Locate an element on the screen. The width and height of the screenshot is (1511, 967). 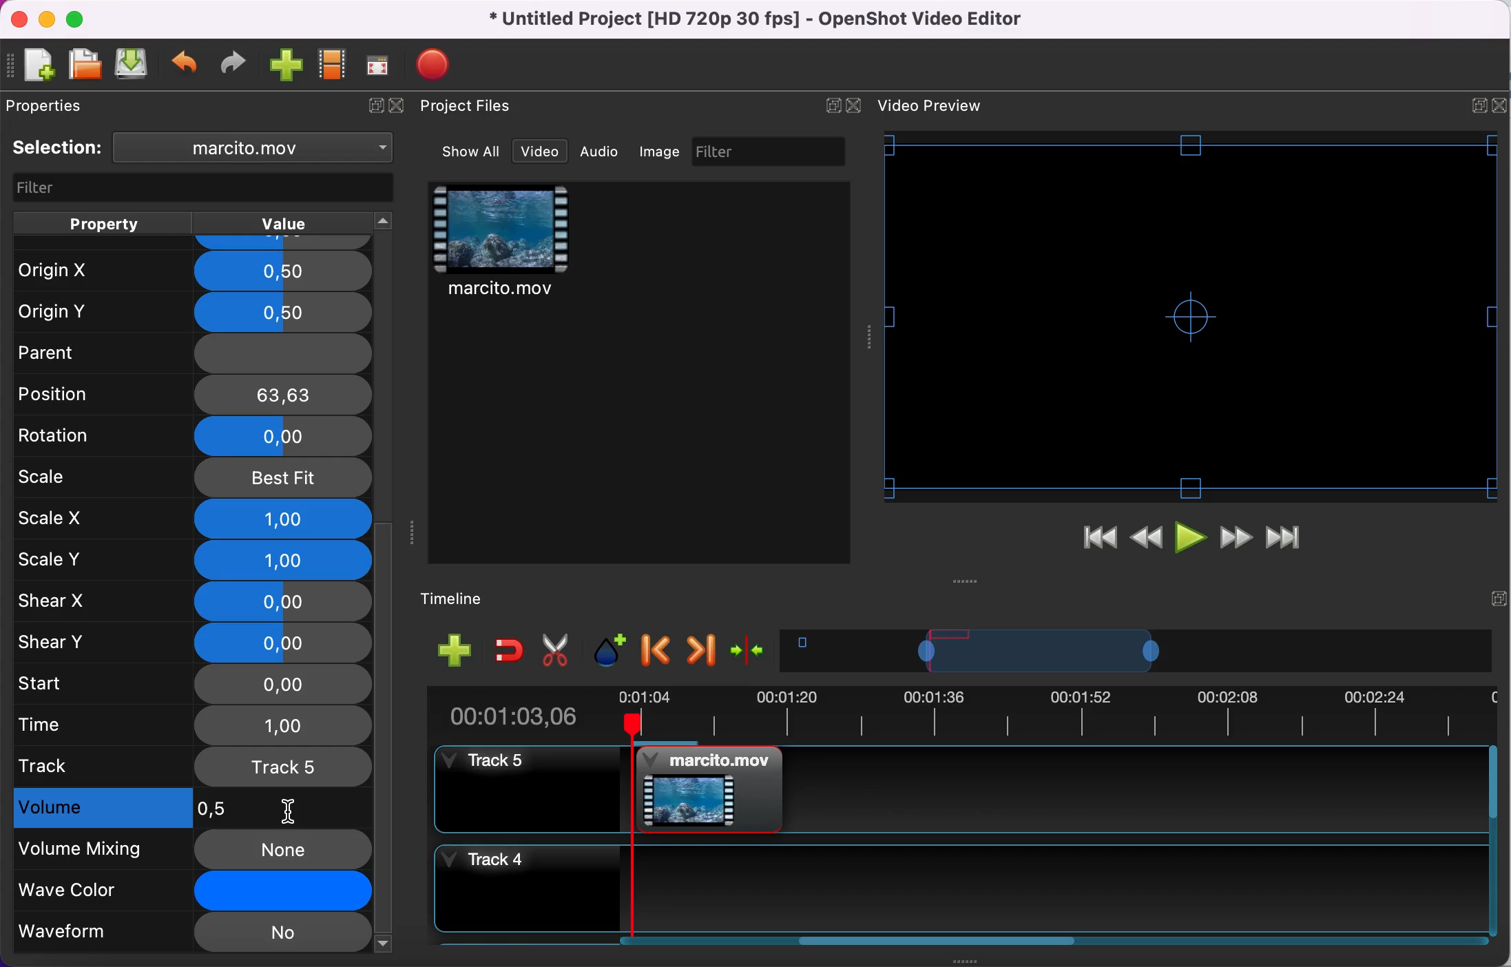
image is located at coordinates (661, 152).